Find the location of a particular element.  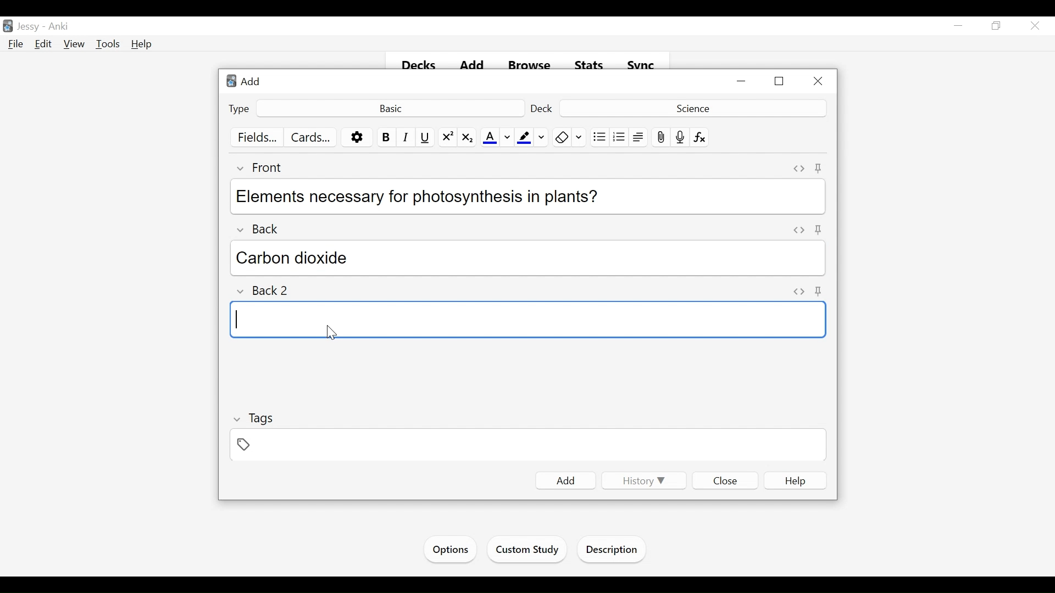

Anki Desktop Icon is located at coordinates (8, 26).